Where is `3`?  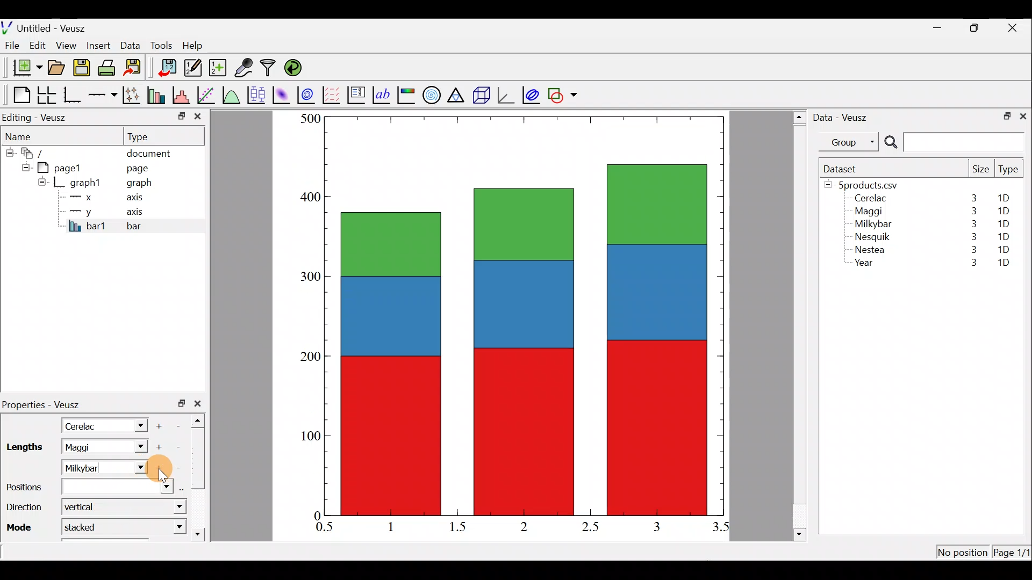
3 is located at coordinates (656, 526).